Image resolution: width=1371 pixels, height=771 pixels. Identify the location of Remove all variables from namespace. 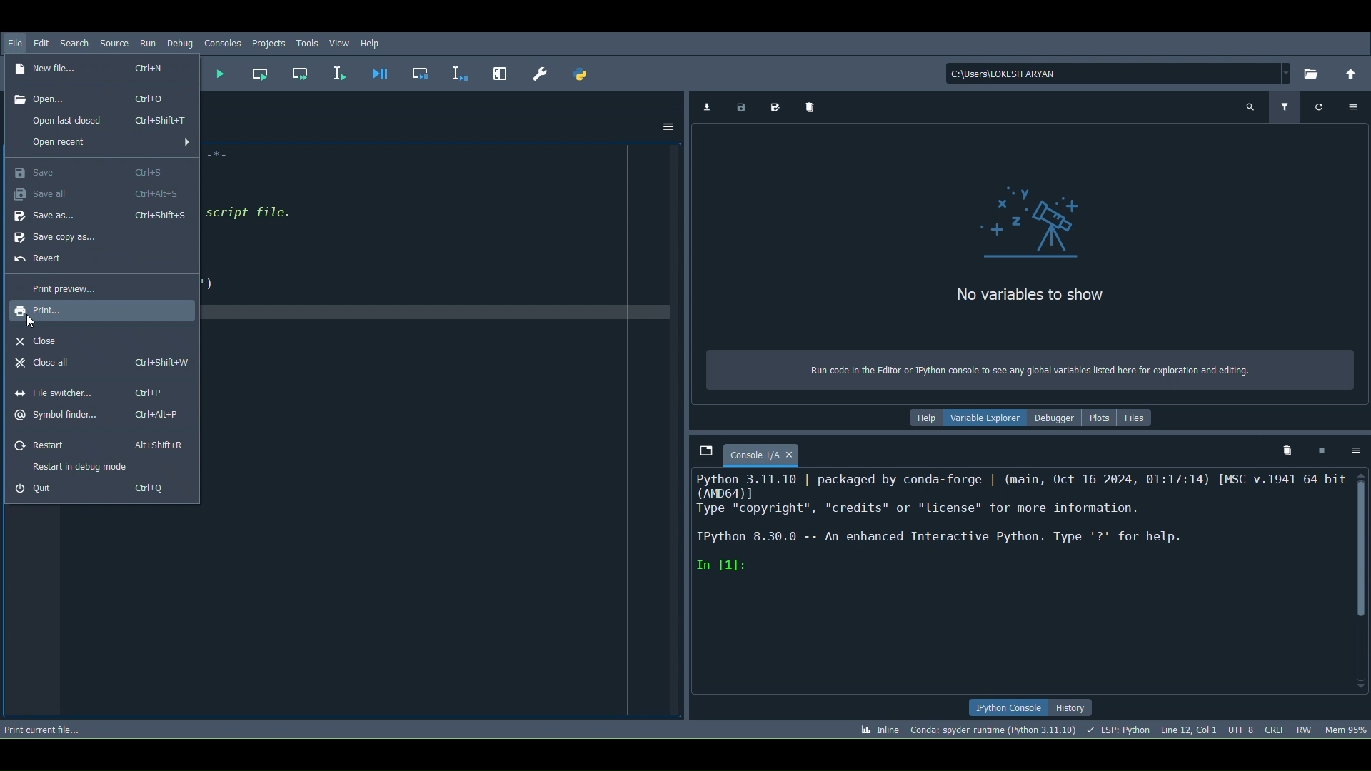
(1284, 450).